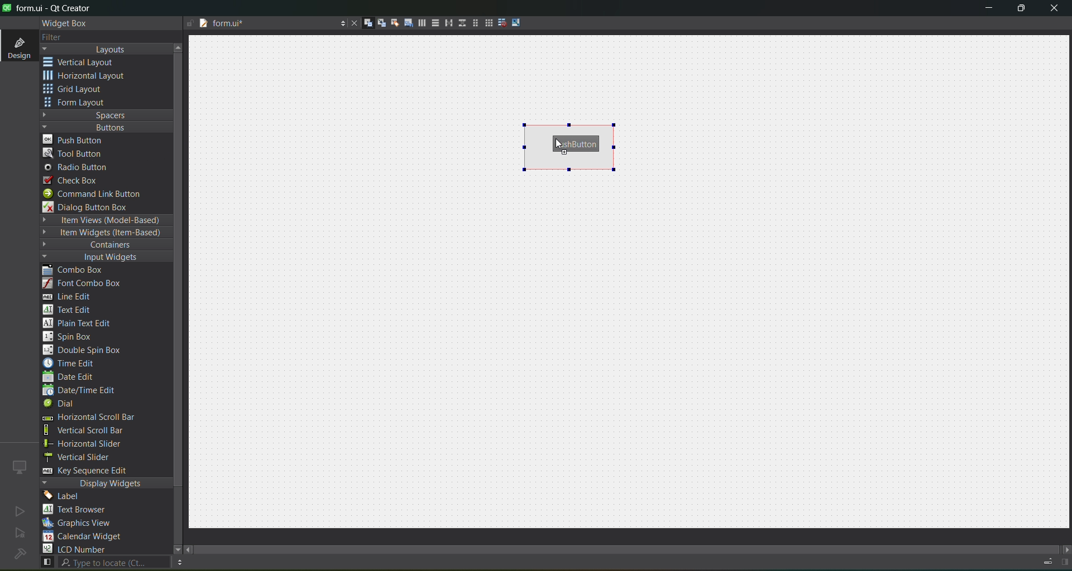 The height and width of the screenshot is (571, 1072). What do you see at coordinates (90, 350) in the screenshot?
I see `double spin box` at bounding box center [90, 350].